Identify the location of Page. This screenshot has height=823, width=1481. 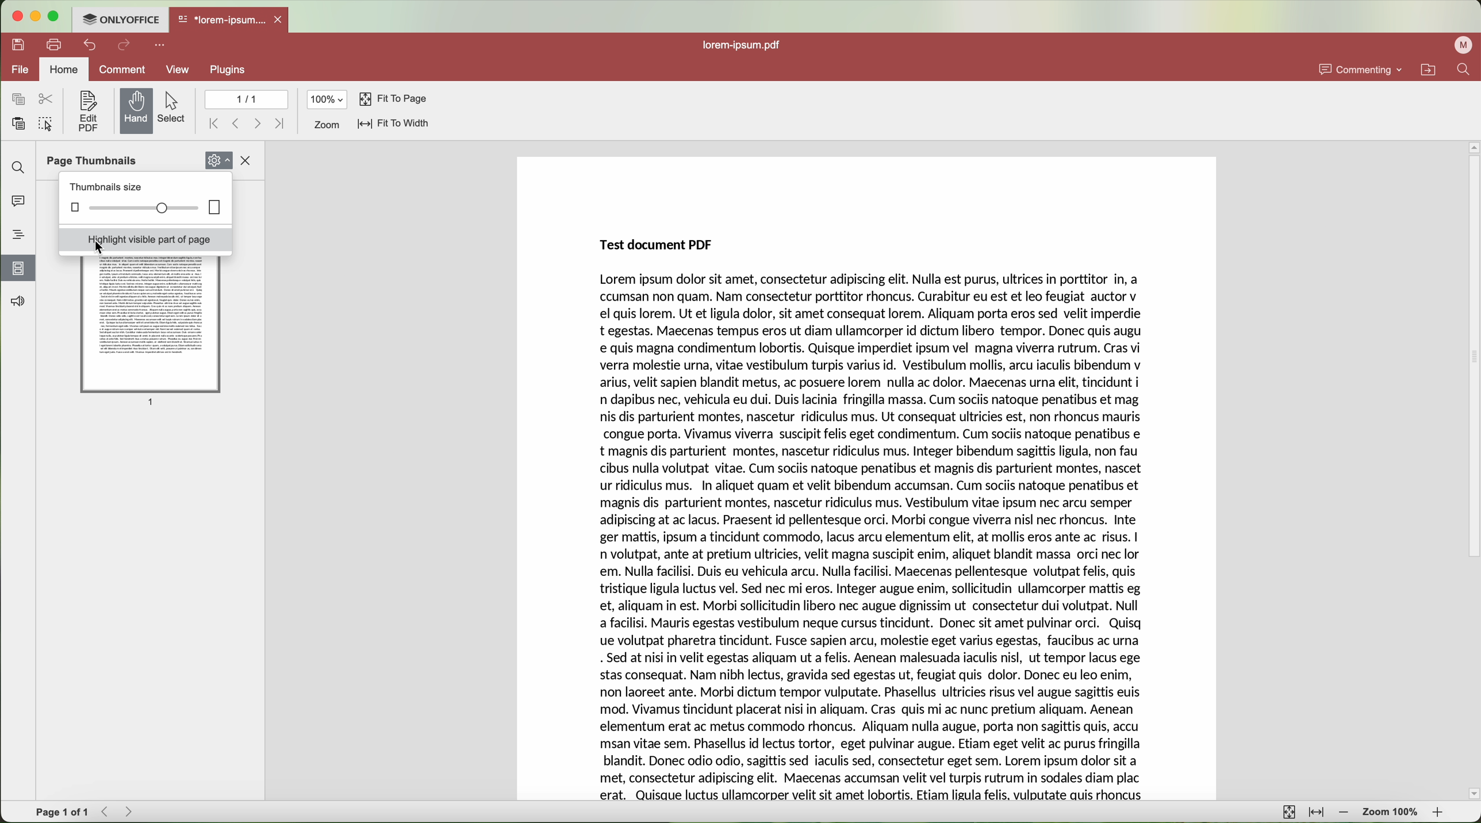
(150, 322).